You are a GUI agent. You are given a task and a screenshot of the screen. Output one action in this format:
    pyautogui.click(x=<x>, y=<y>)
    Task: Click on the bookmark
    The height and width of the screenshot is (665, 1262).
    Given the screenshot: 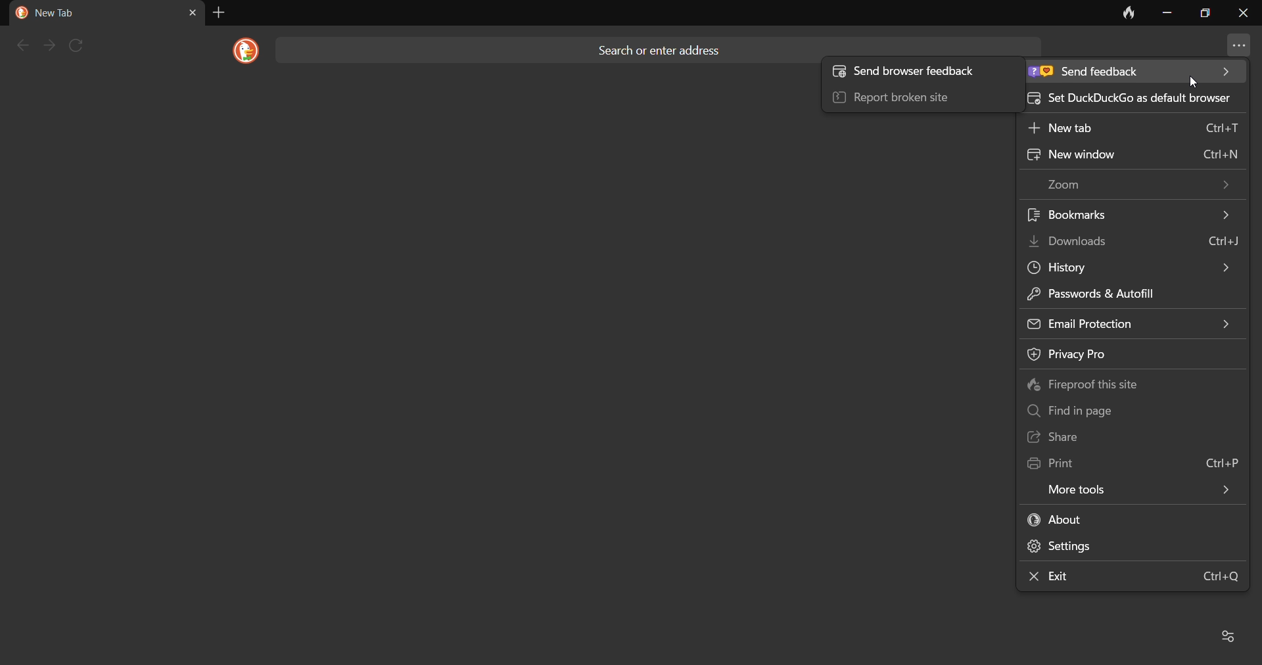 What is the action you would take?
    pyautogui.click(x=1131, y=215)
    